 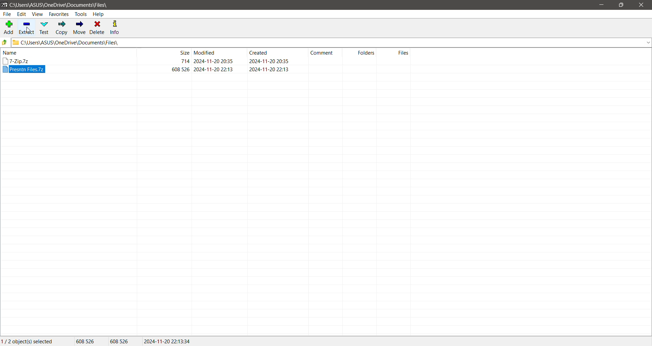 I want to click on file, so click(x=24, y=70).